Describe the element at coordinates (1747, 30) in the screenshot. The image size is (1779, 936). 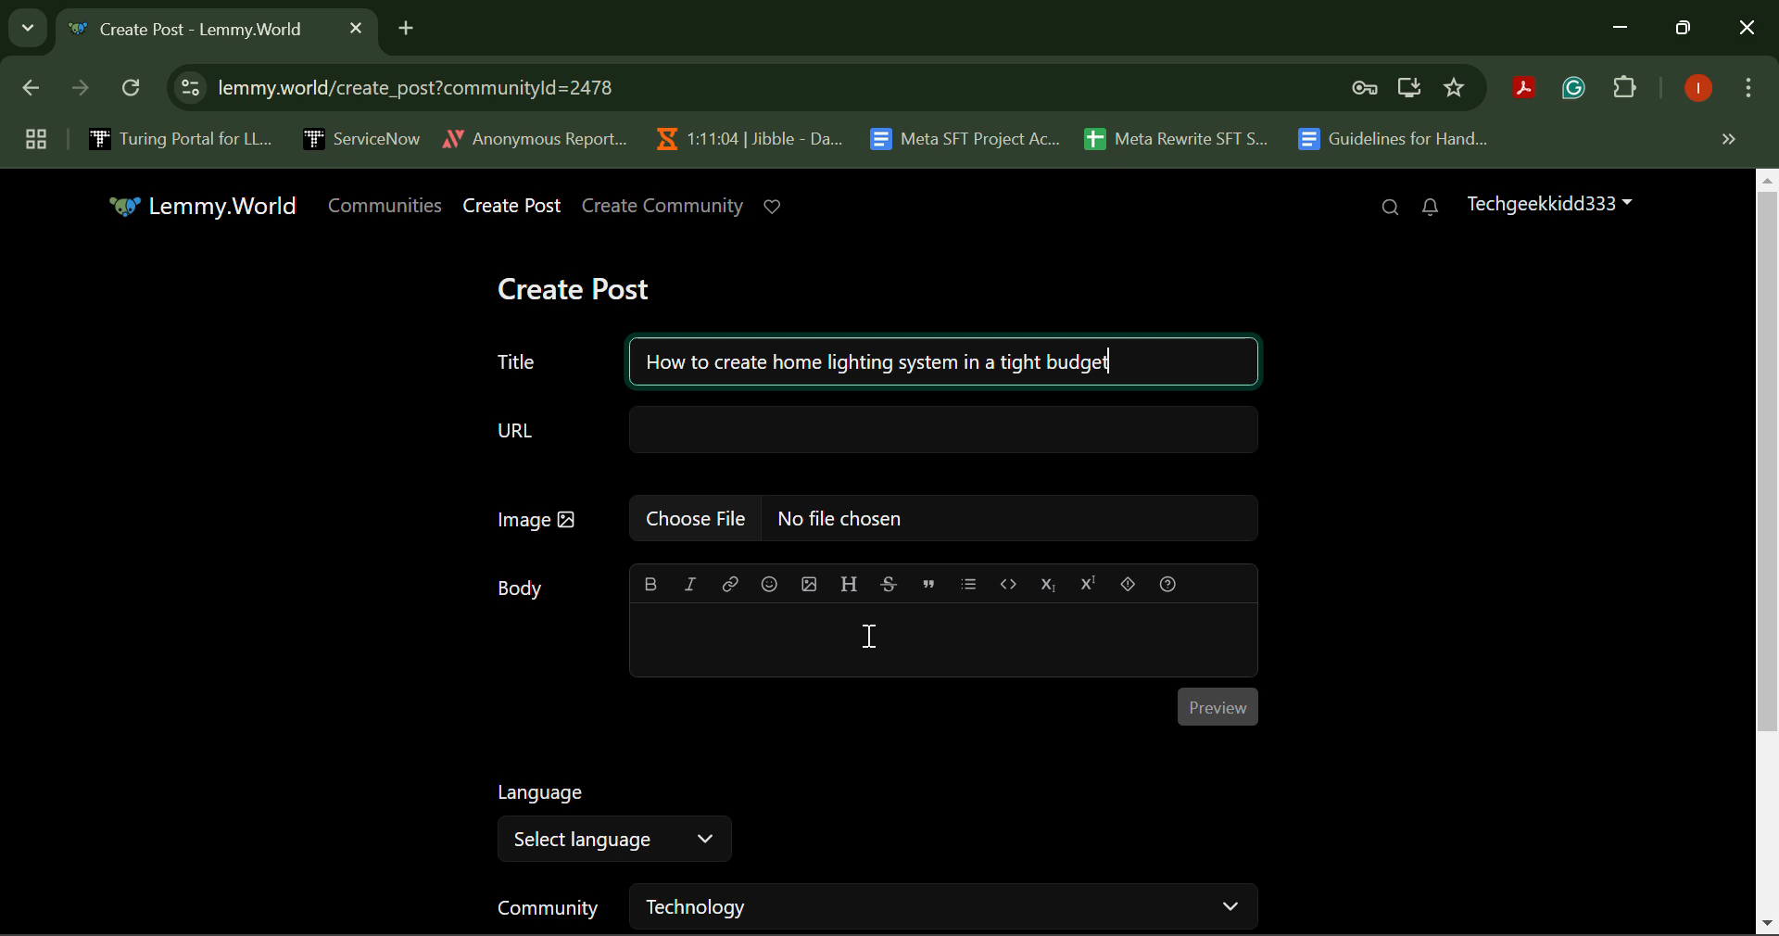
I see `Close Window` at that location.